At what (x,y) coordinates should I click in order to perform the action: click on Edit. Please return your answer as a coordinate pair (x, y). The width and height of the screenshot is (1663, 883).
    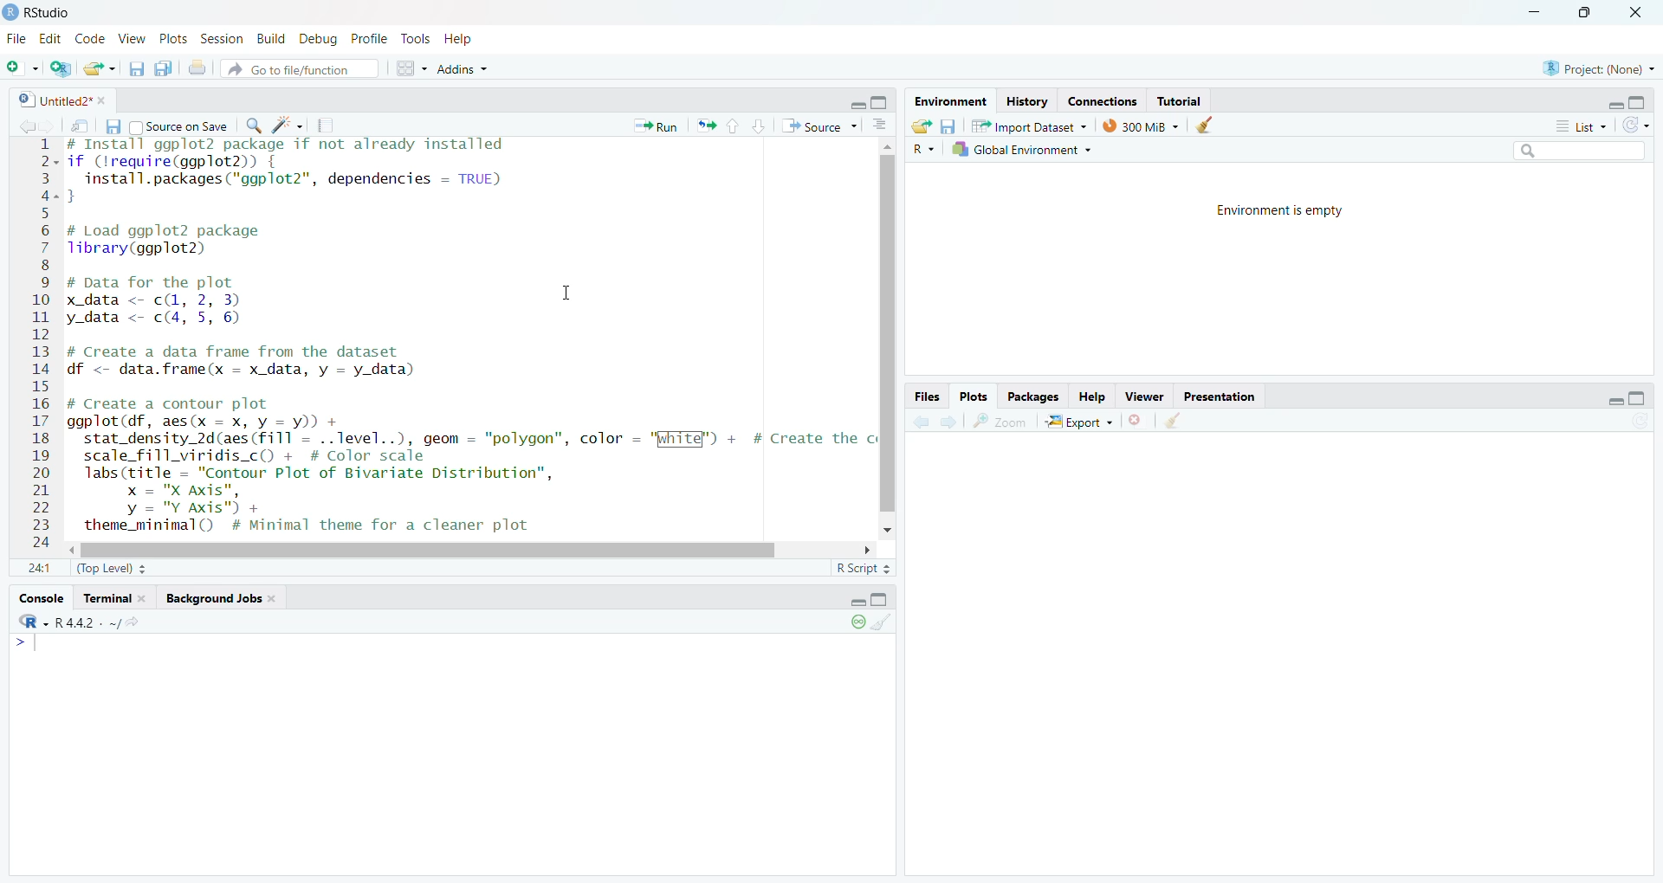
    Looking at the image, I should click on (49, 41).